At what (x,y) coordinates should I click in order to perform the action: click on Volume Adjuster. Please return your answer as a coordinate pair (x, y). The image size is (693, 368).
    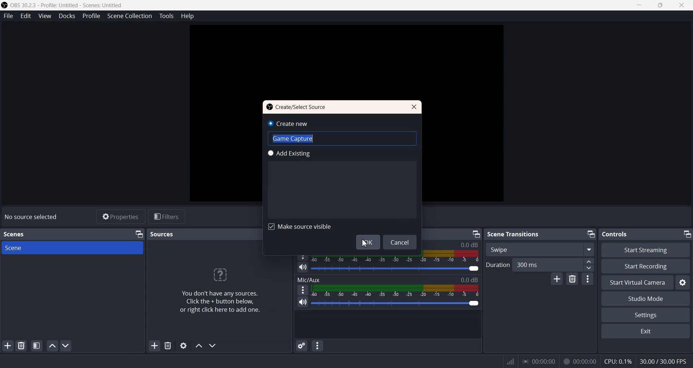
    Looking at the image, I should click on (396, 269).